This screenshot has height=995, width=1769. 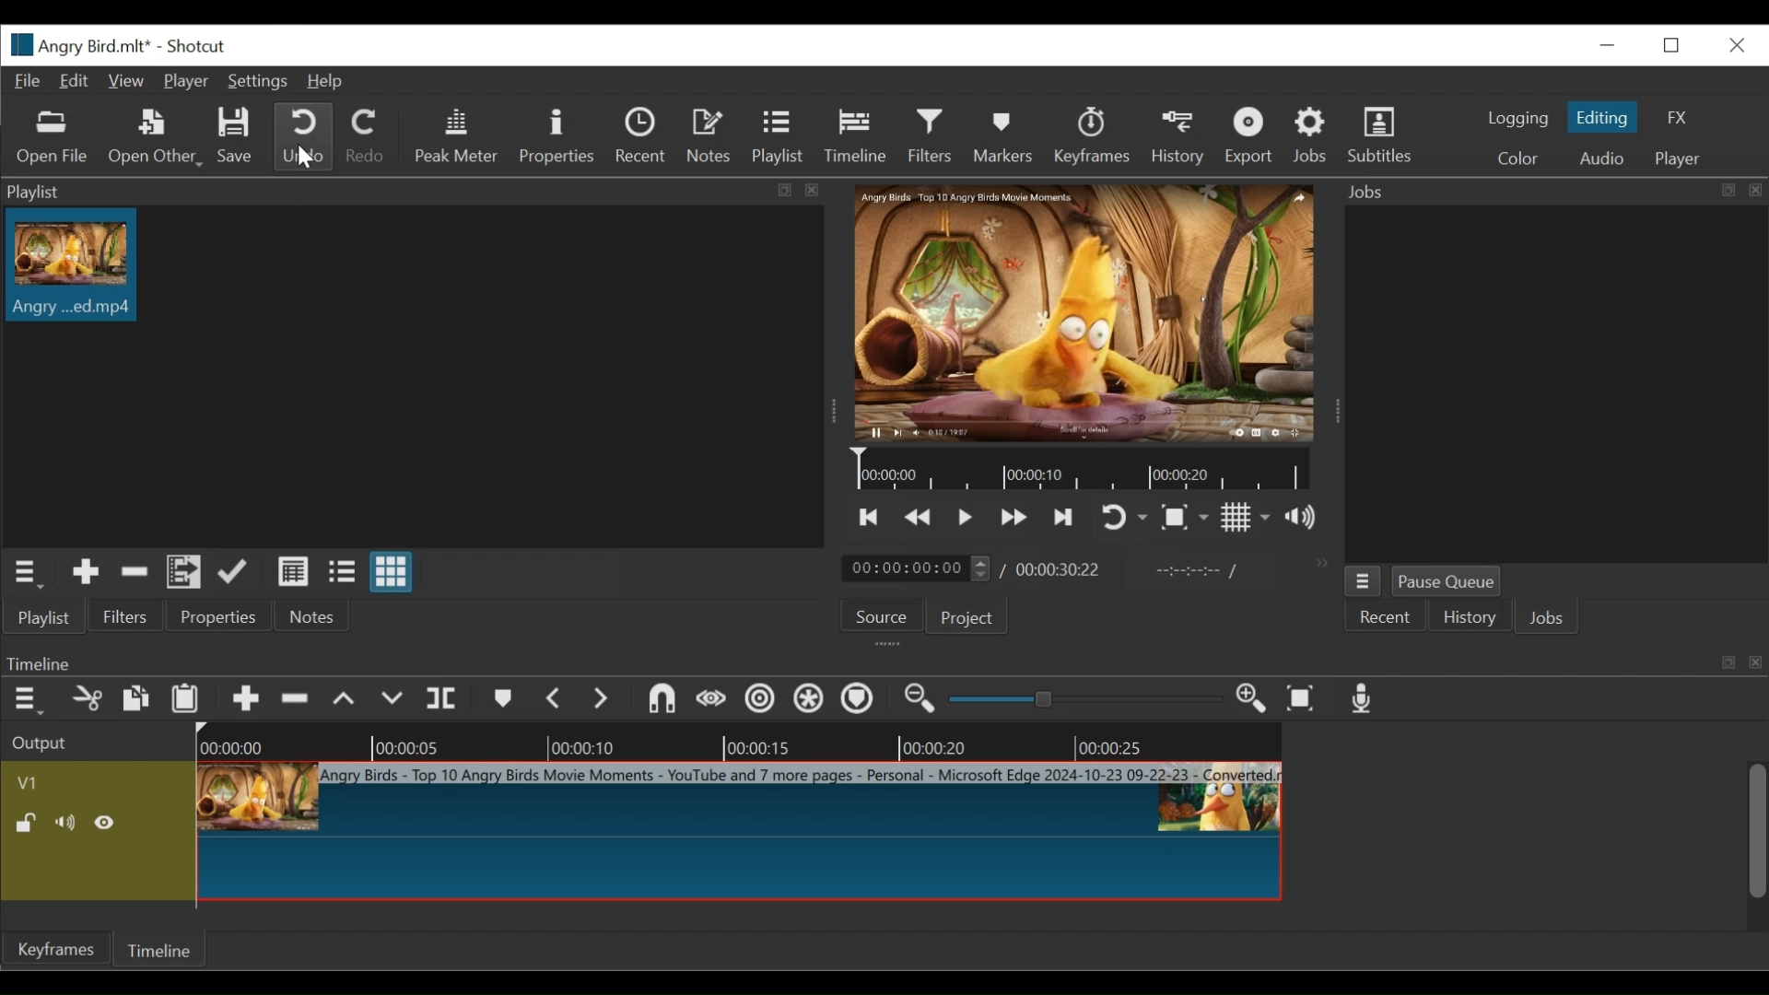 I want to click on Add the Source to the playlist, so click(x=85, y=572).